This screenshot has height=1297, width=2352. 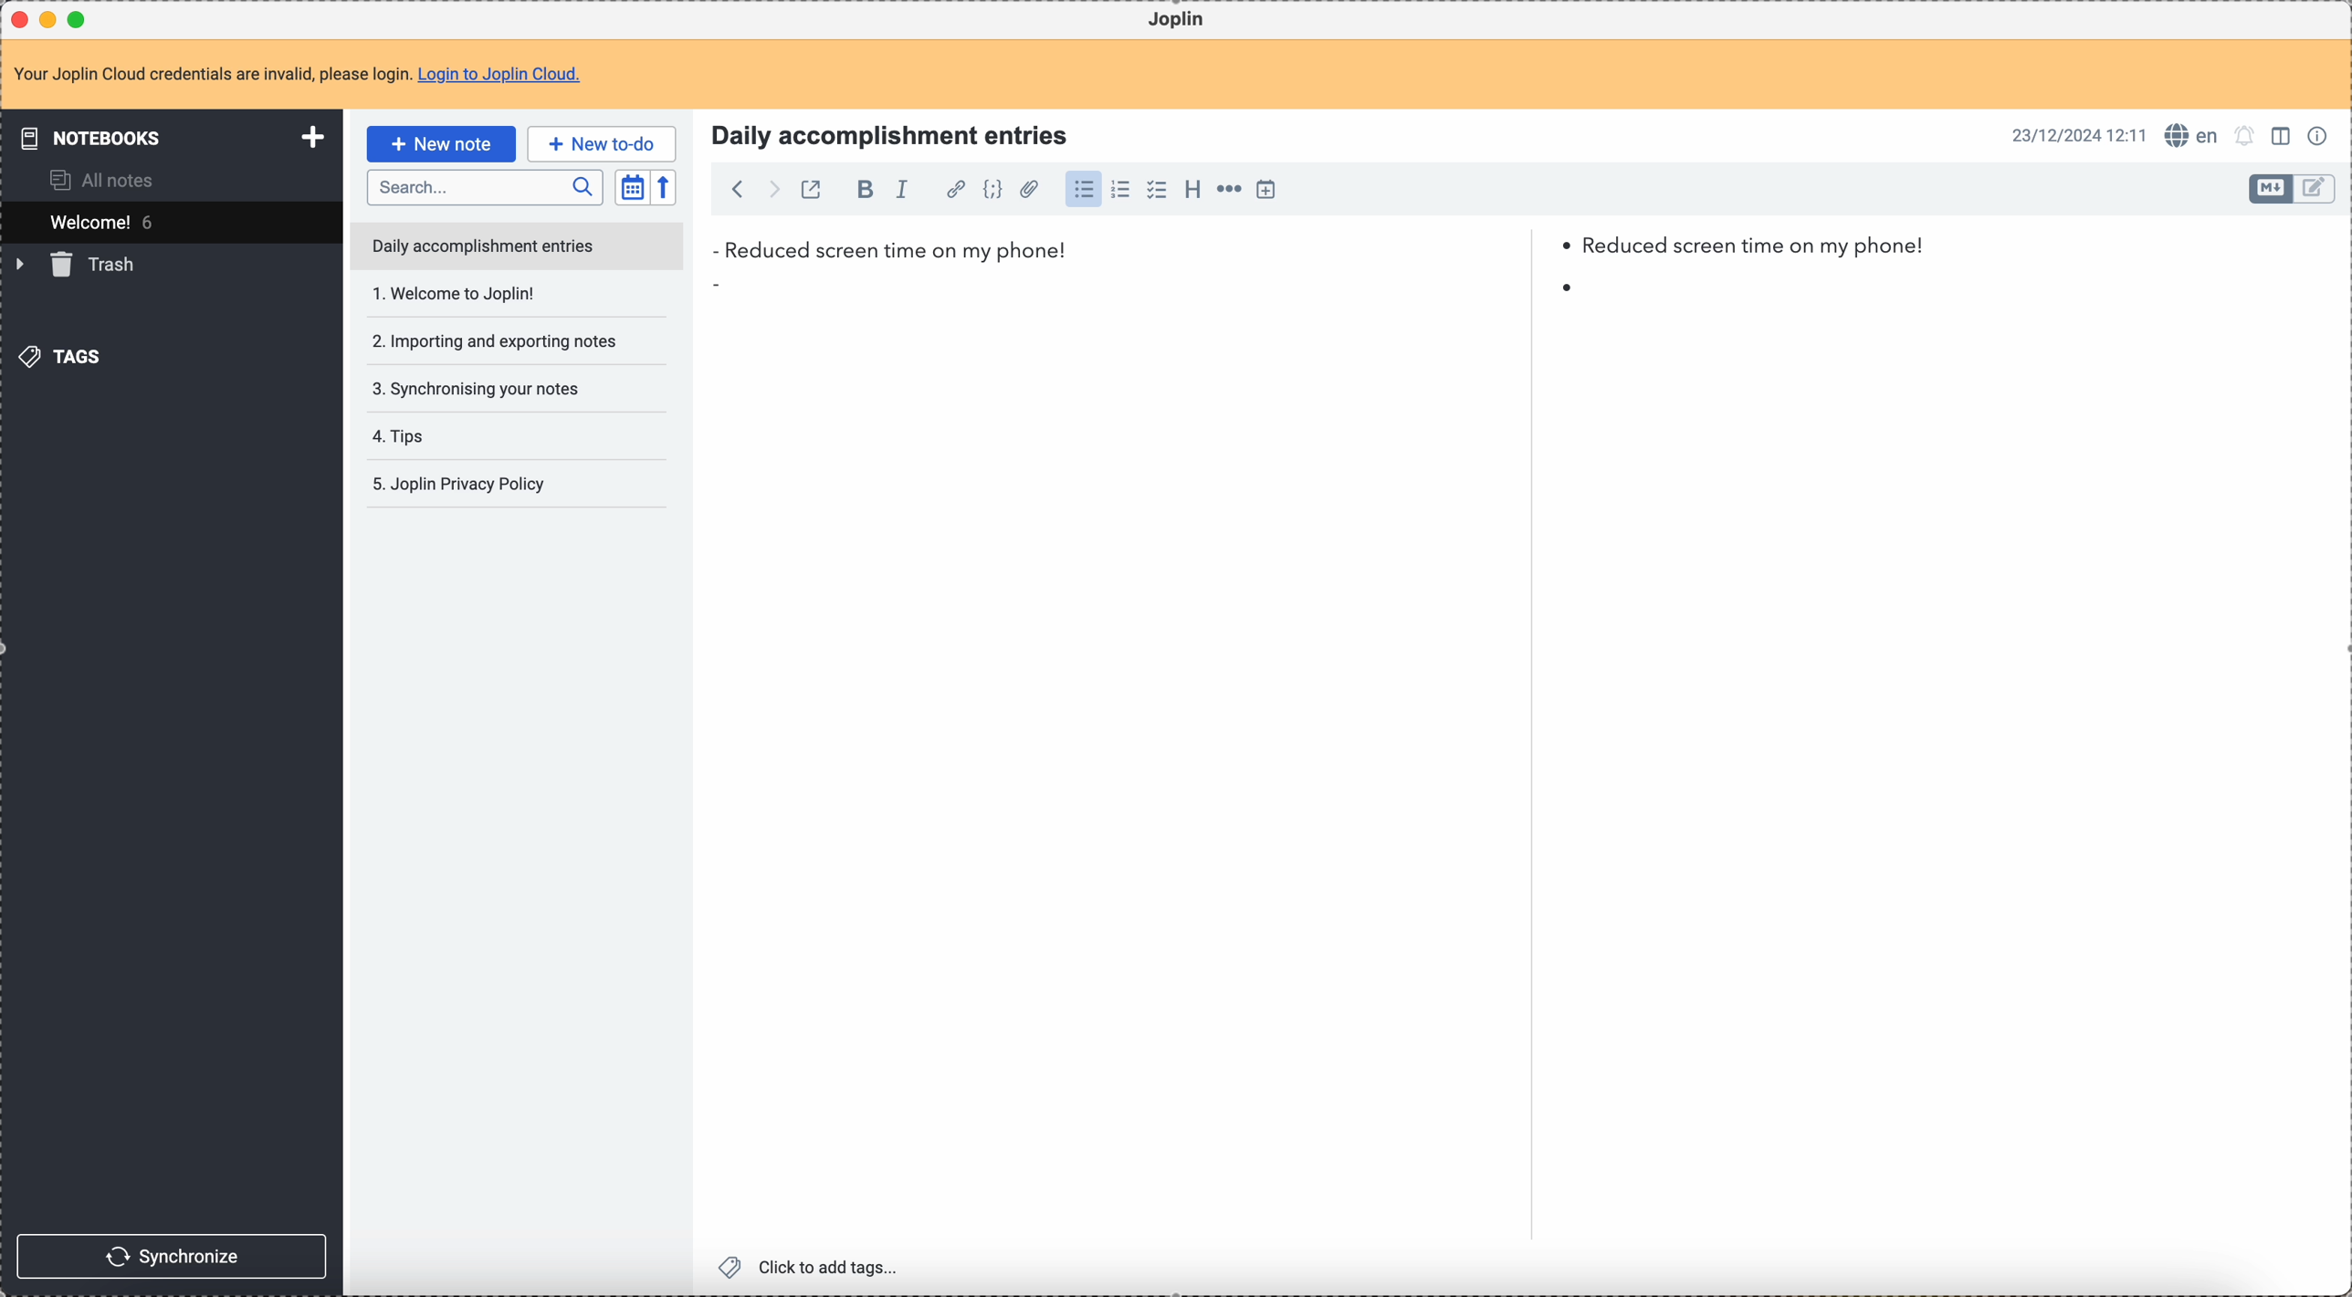 What do you see at coordinates (772, 189) in the screenshot?
I see `foward` at bounding box center [772, 189].